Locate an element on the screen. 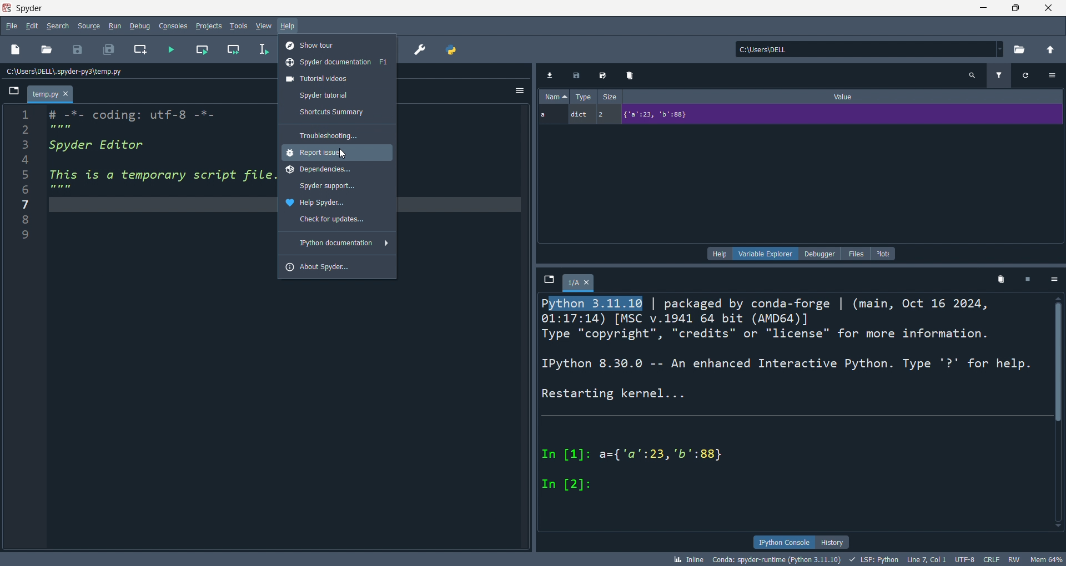  save is located at coordinates (78, 51).